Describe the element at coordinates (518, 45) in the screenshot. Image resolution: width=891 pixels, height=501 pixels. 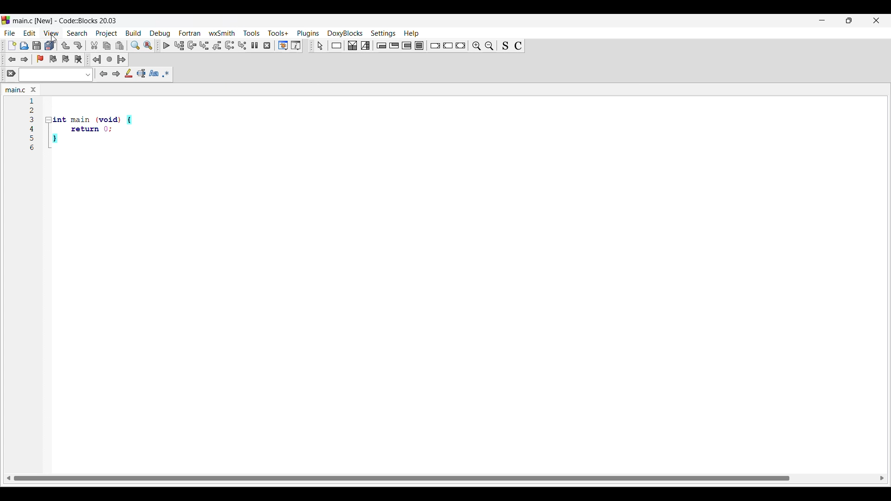
I see `Toggle comments` at that location.